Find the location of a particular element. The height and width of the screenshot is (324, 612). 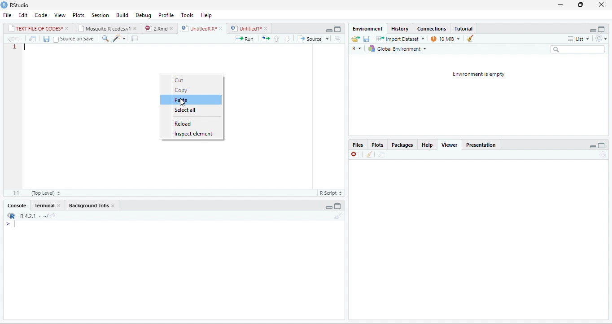

reload is located at coordinates (183, 123).